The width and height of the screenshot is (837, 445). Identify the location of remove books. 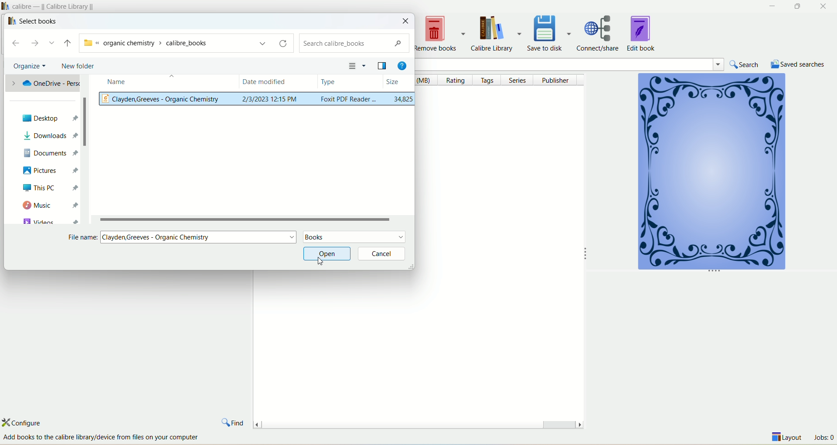
(441, 34).